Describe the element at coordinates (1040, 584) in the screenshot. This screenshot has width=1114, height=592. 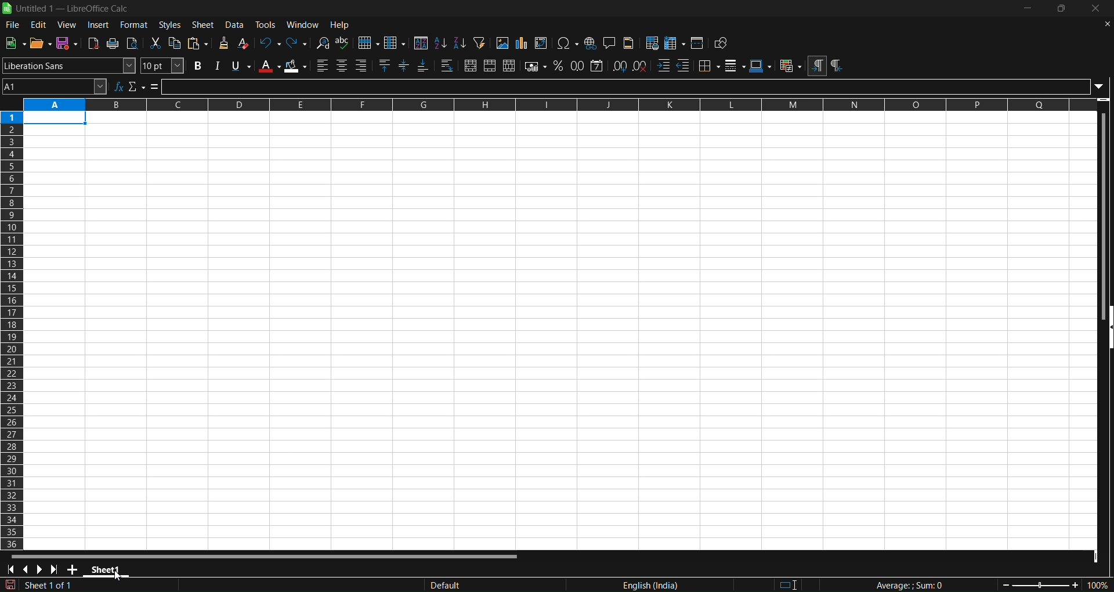
I see `zoom factor` at that location.